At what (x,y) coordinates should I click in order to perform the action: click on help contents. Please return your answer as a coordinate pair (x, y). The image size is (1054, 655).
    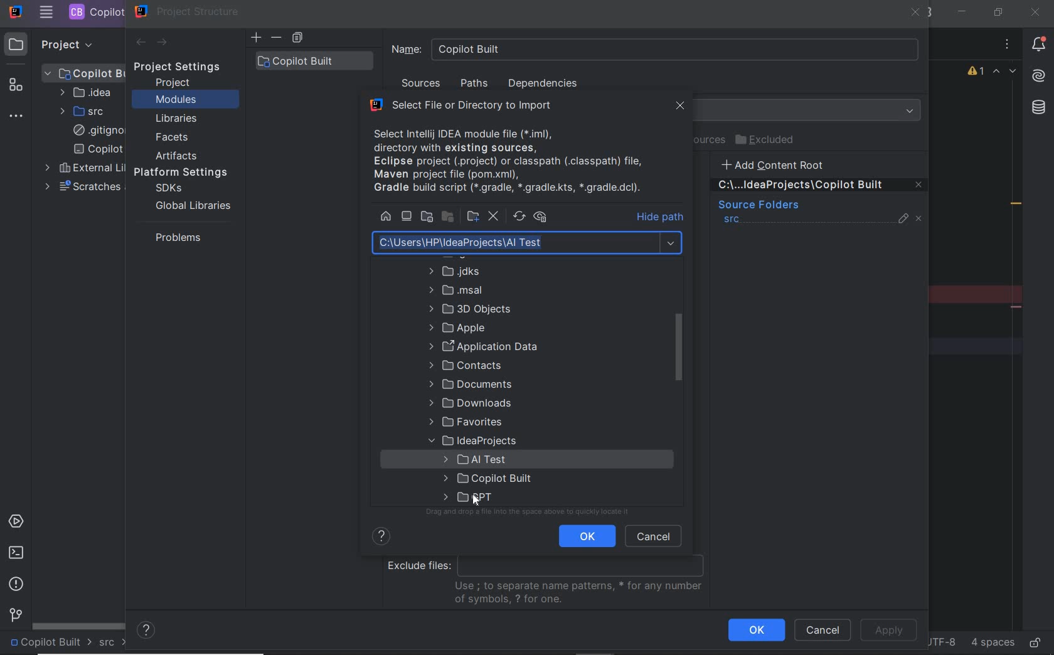
    Looking at the image, I should click on (147, 631).